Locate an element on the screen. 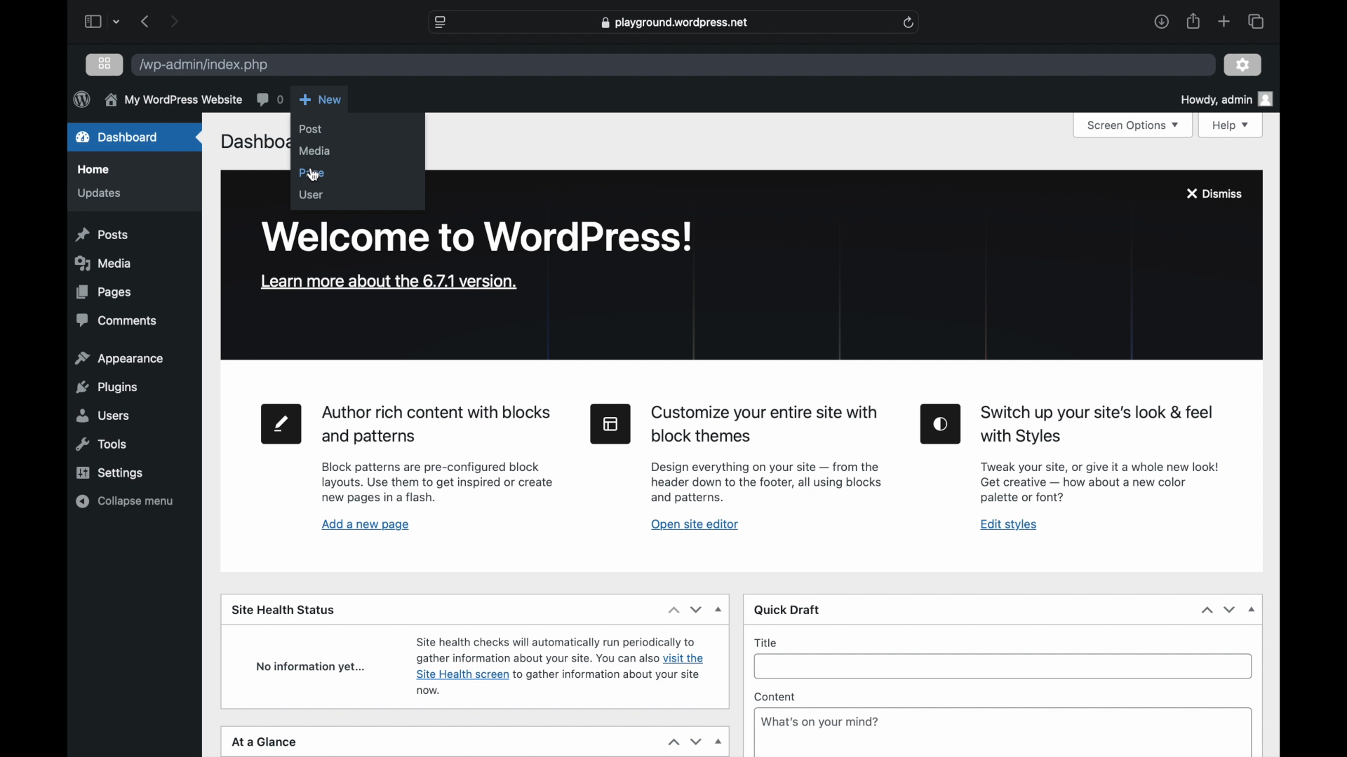 The image size is (1347, 757). learn more about the version 6.7.1 is located at coordinates (389, 282).